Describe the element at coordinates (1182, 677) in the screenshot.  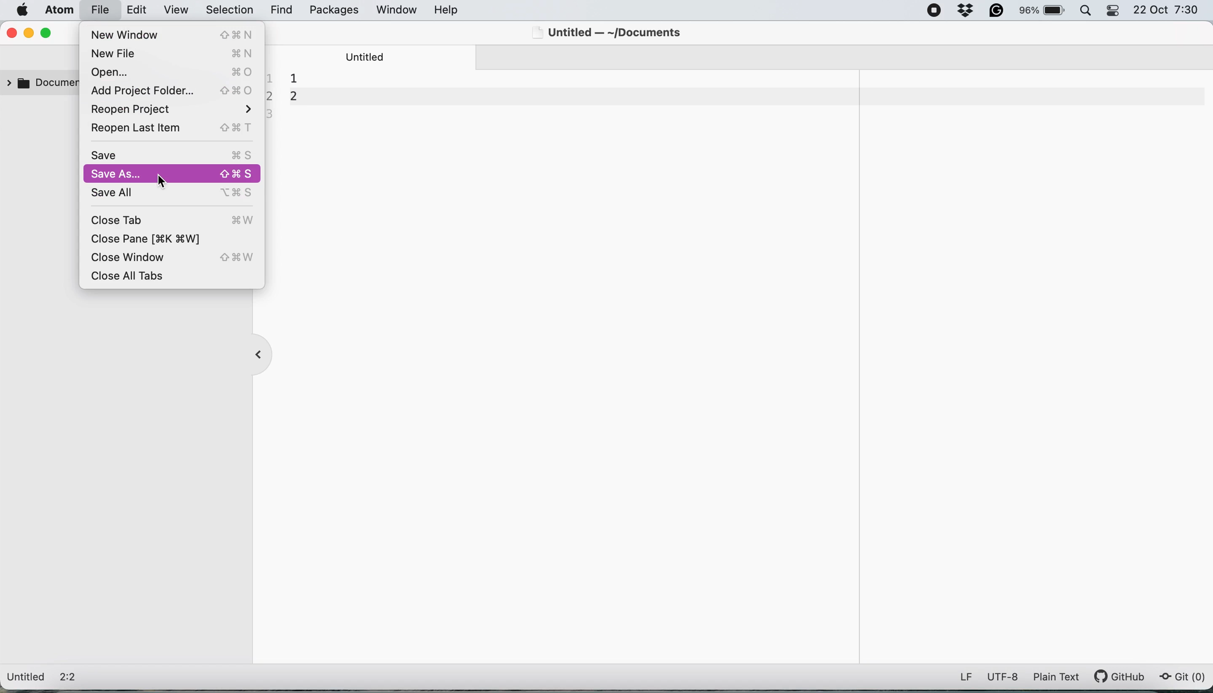
I see `git (0)` at that location.